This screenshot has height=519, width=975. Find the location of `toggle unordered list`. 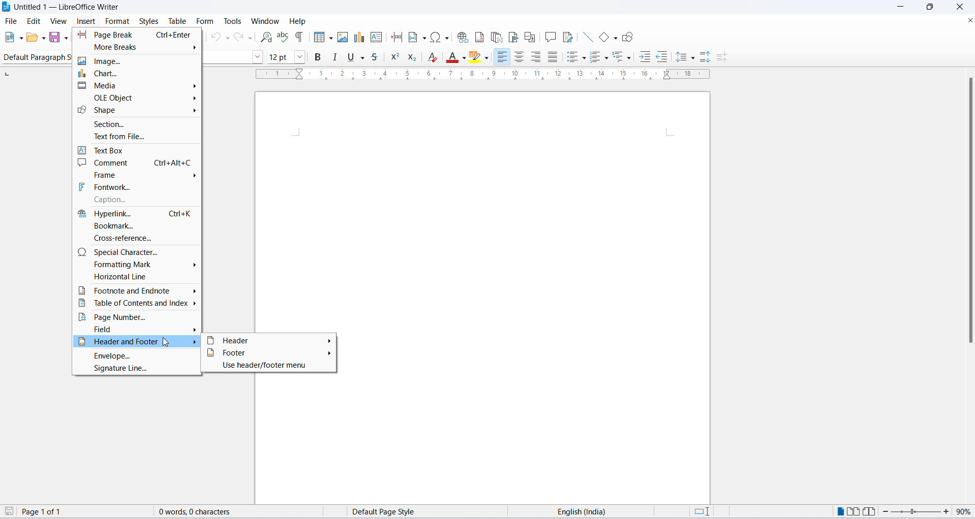

toggle unordered list is located at coordinates (570, 57).